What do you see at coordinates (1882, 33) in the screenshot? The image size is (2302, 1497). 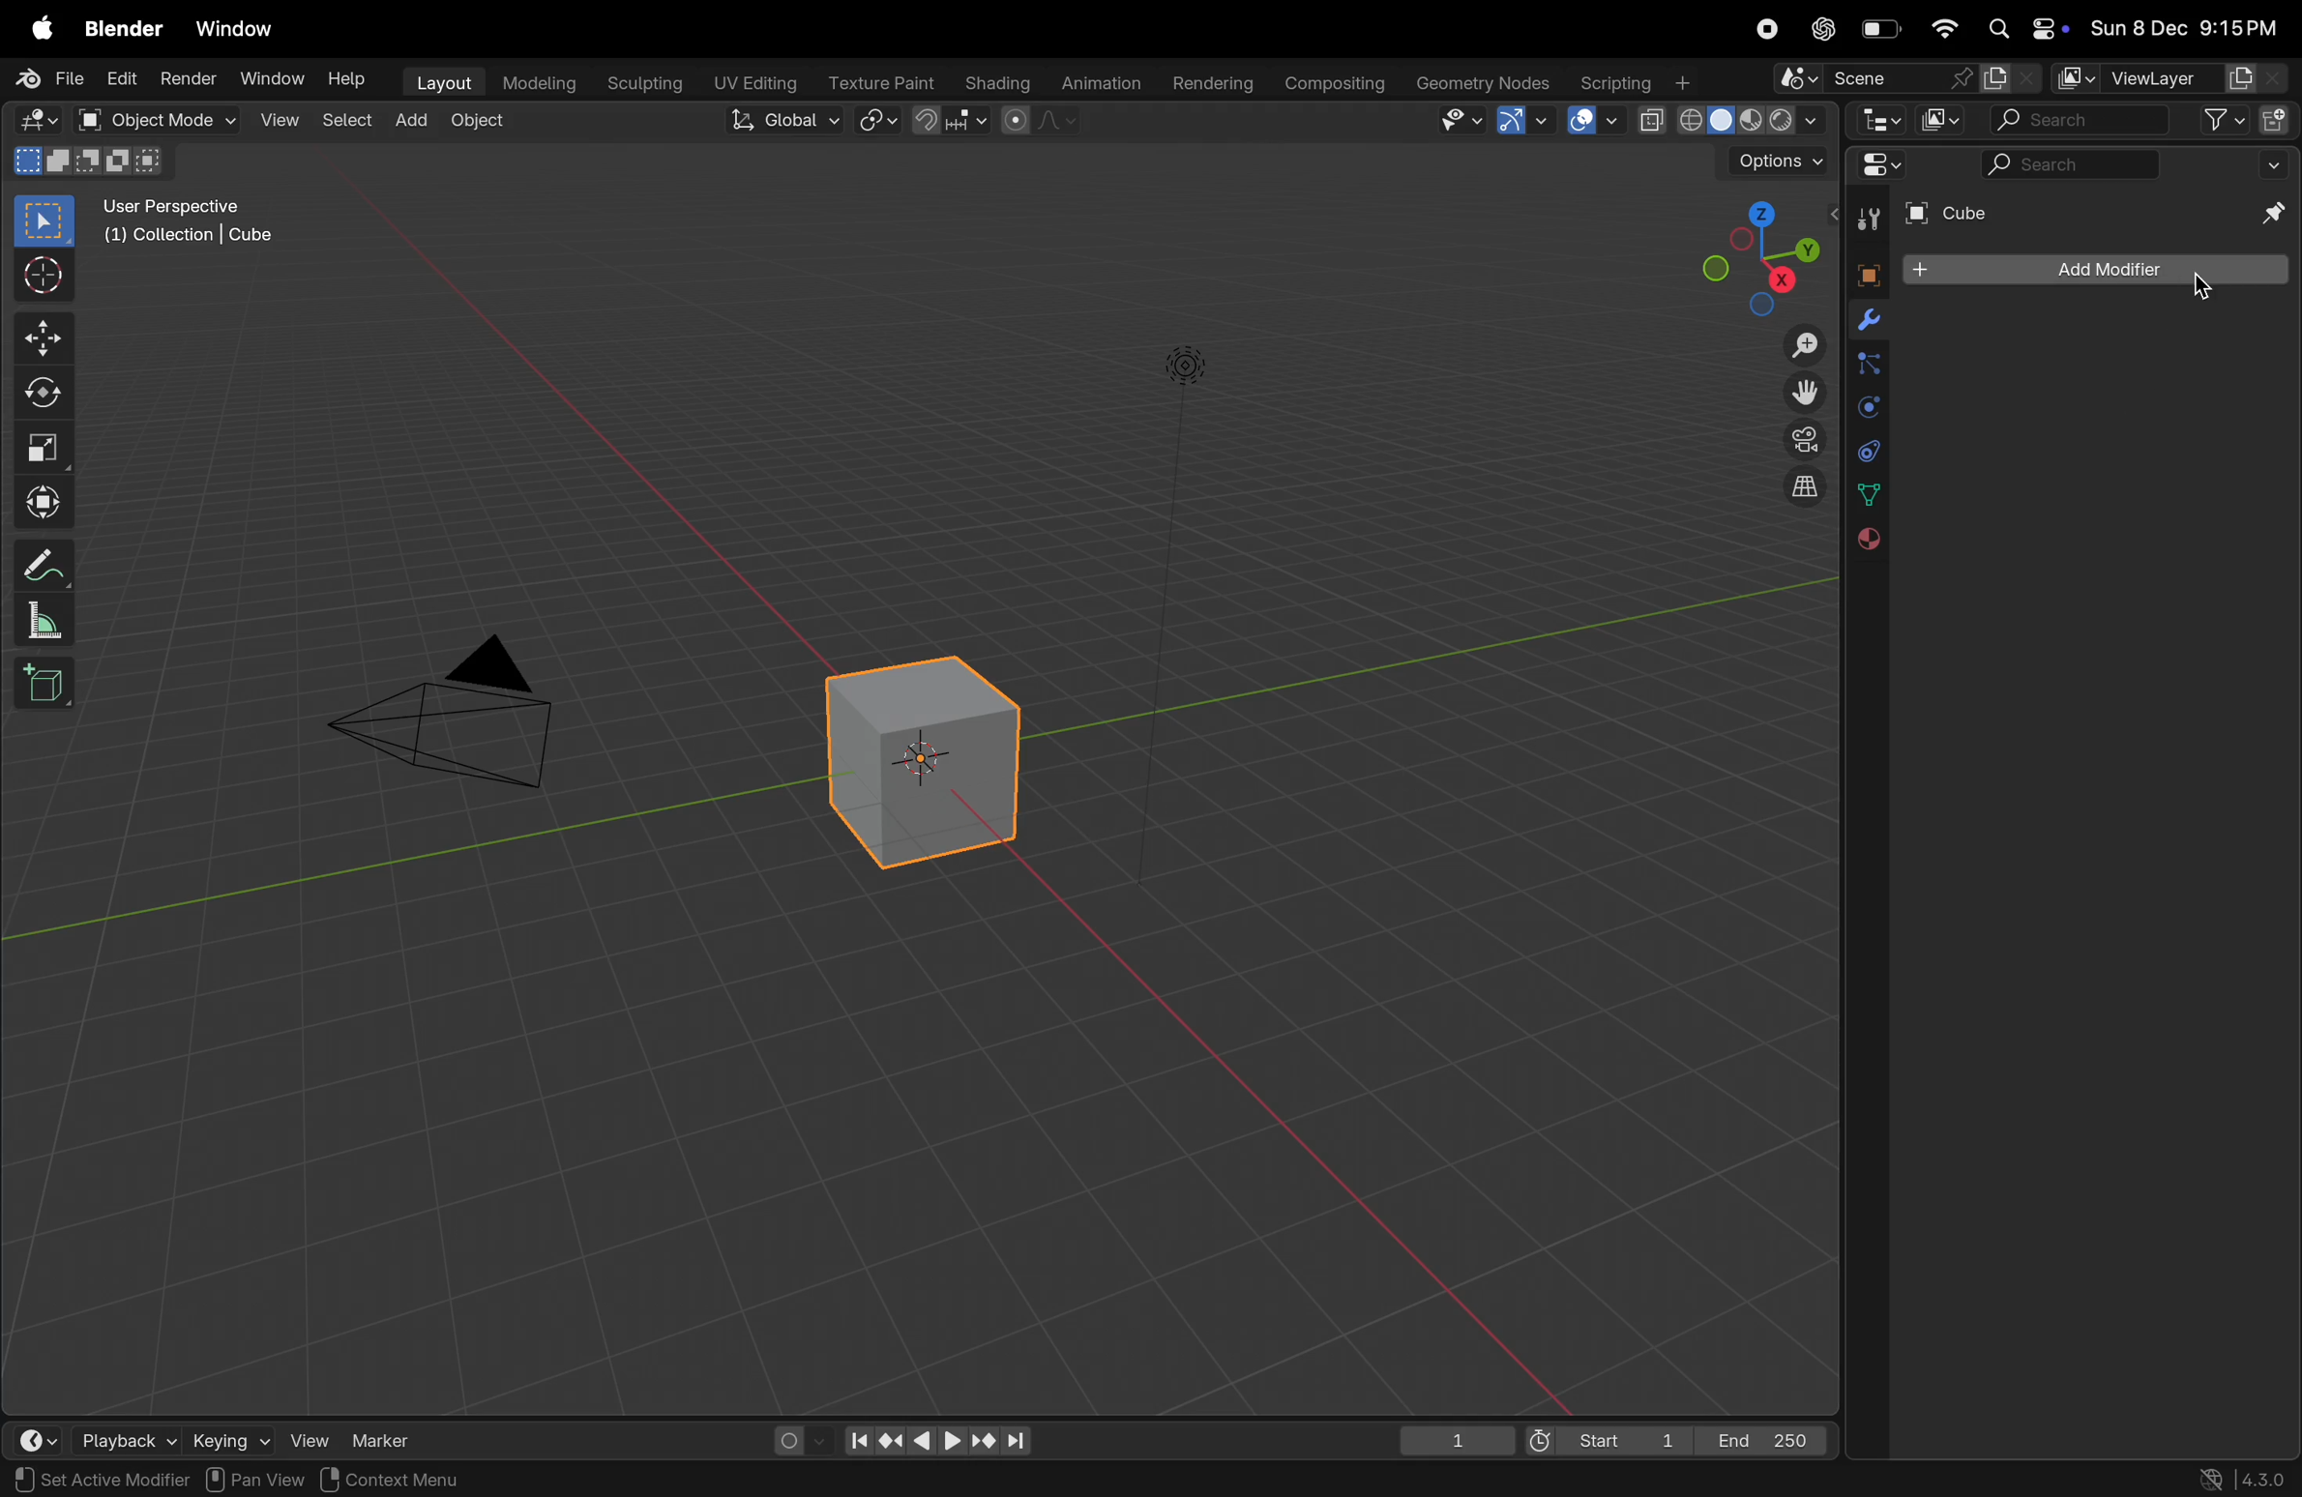 I see `battery` at bounding box center [1882, 33].